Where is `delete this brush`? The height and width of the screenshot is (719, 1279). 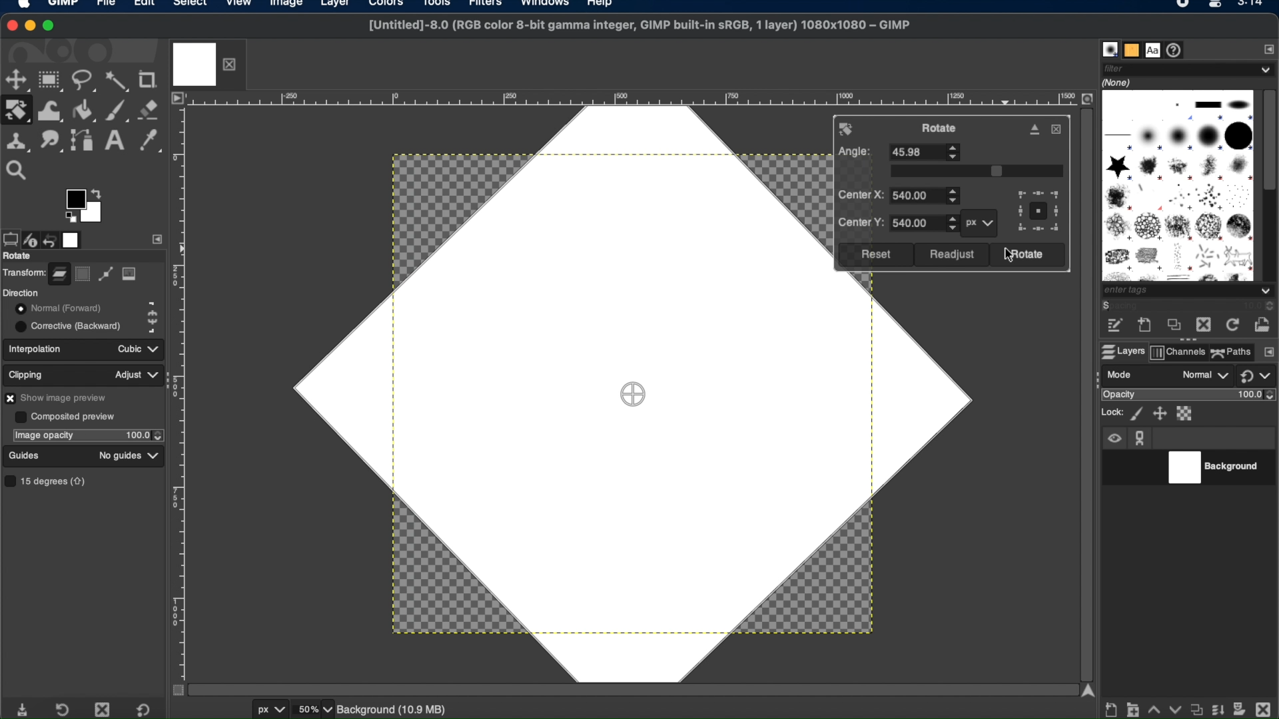 delete this brush is located at coordinates (1203, 325).